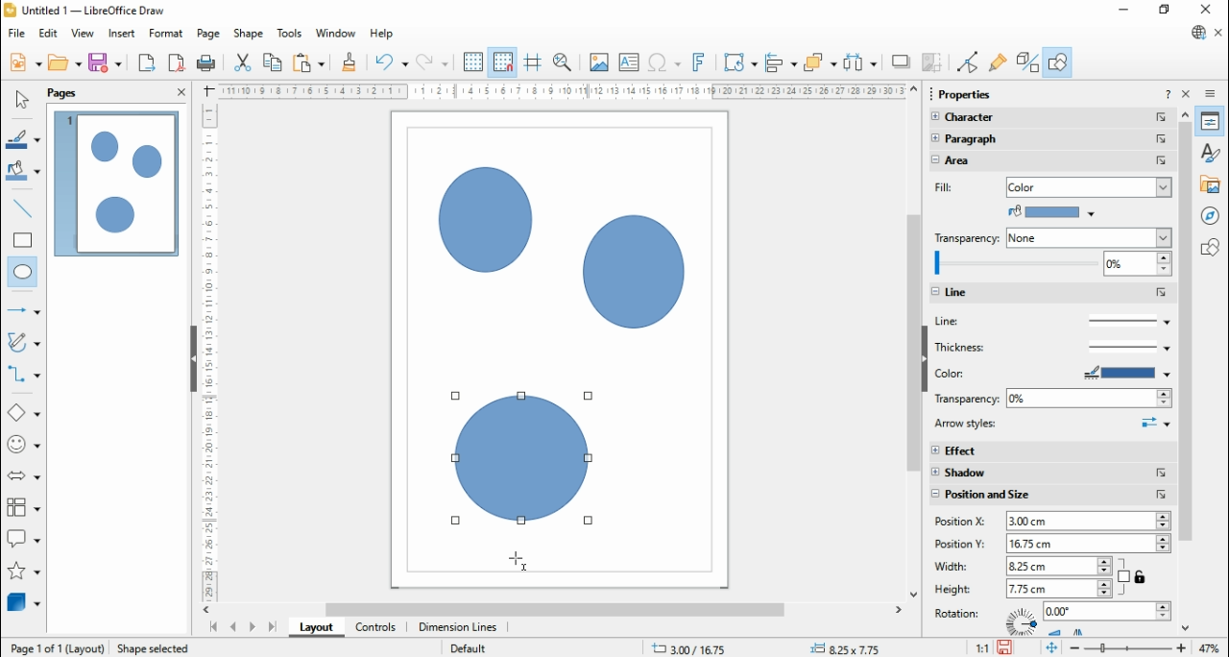  I want to click on restore, so click(1166, 11).